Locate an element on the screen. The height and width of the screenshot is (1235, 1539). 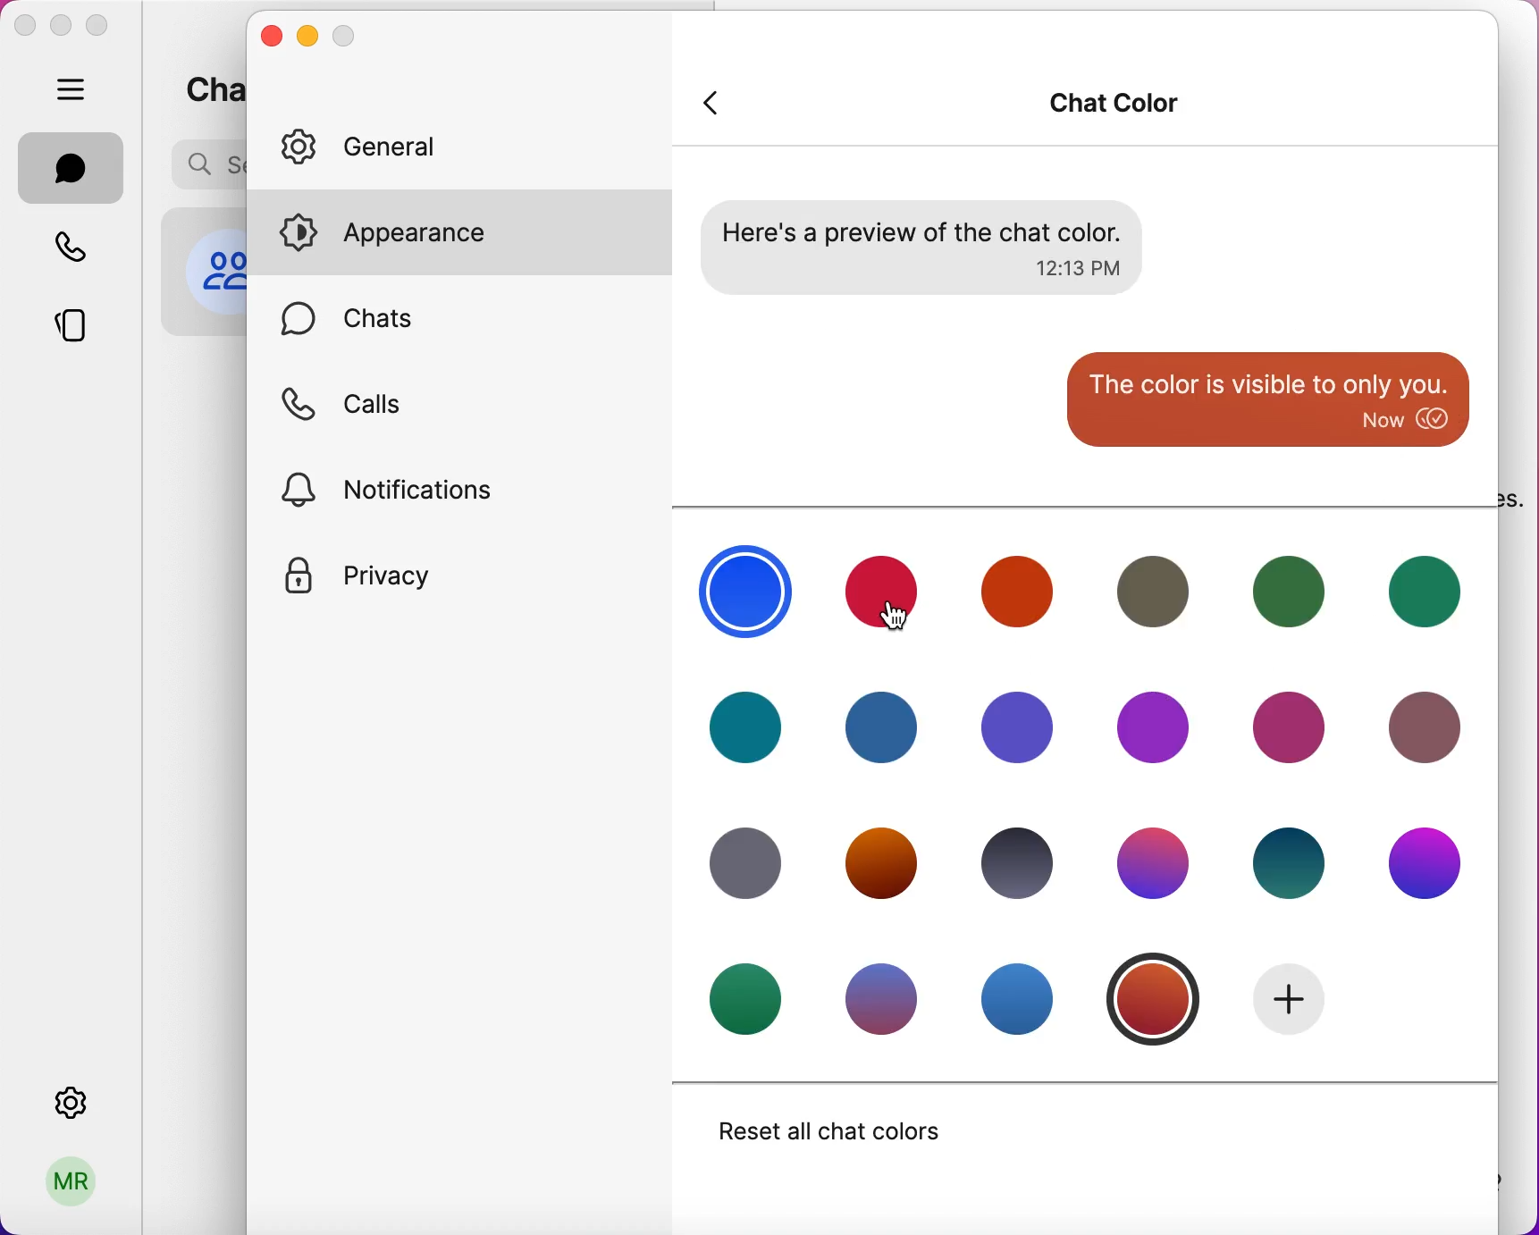
search bar is located at coordinates (203, 164).